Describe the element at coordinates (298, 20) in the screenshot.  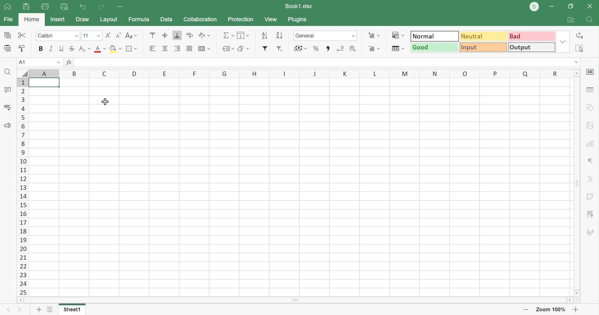
I see `Plugins` at that location.